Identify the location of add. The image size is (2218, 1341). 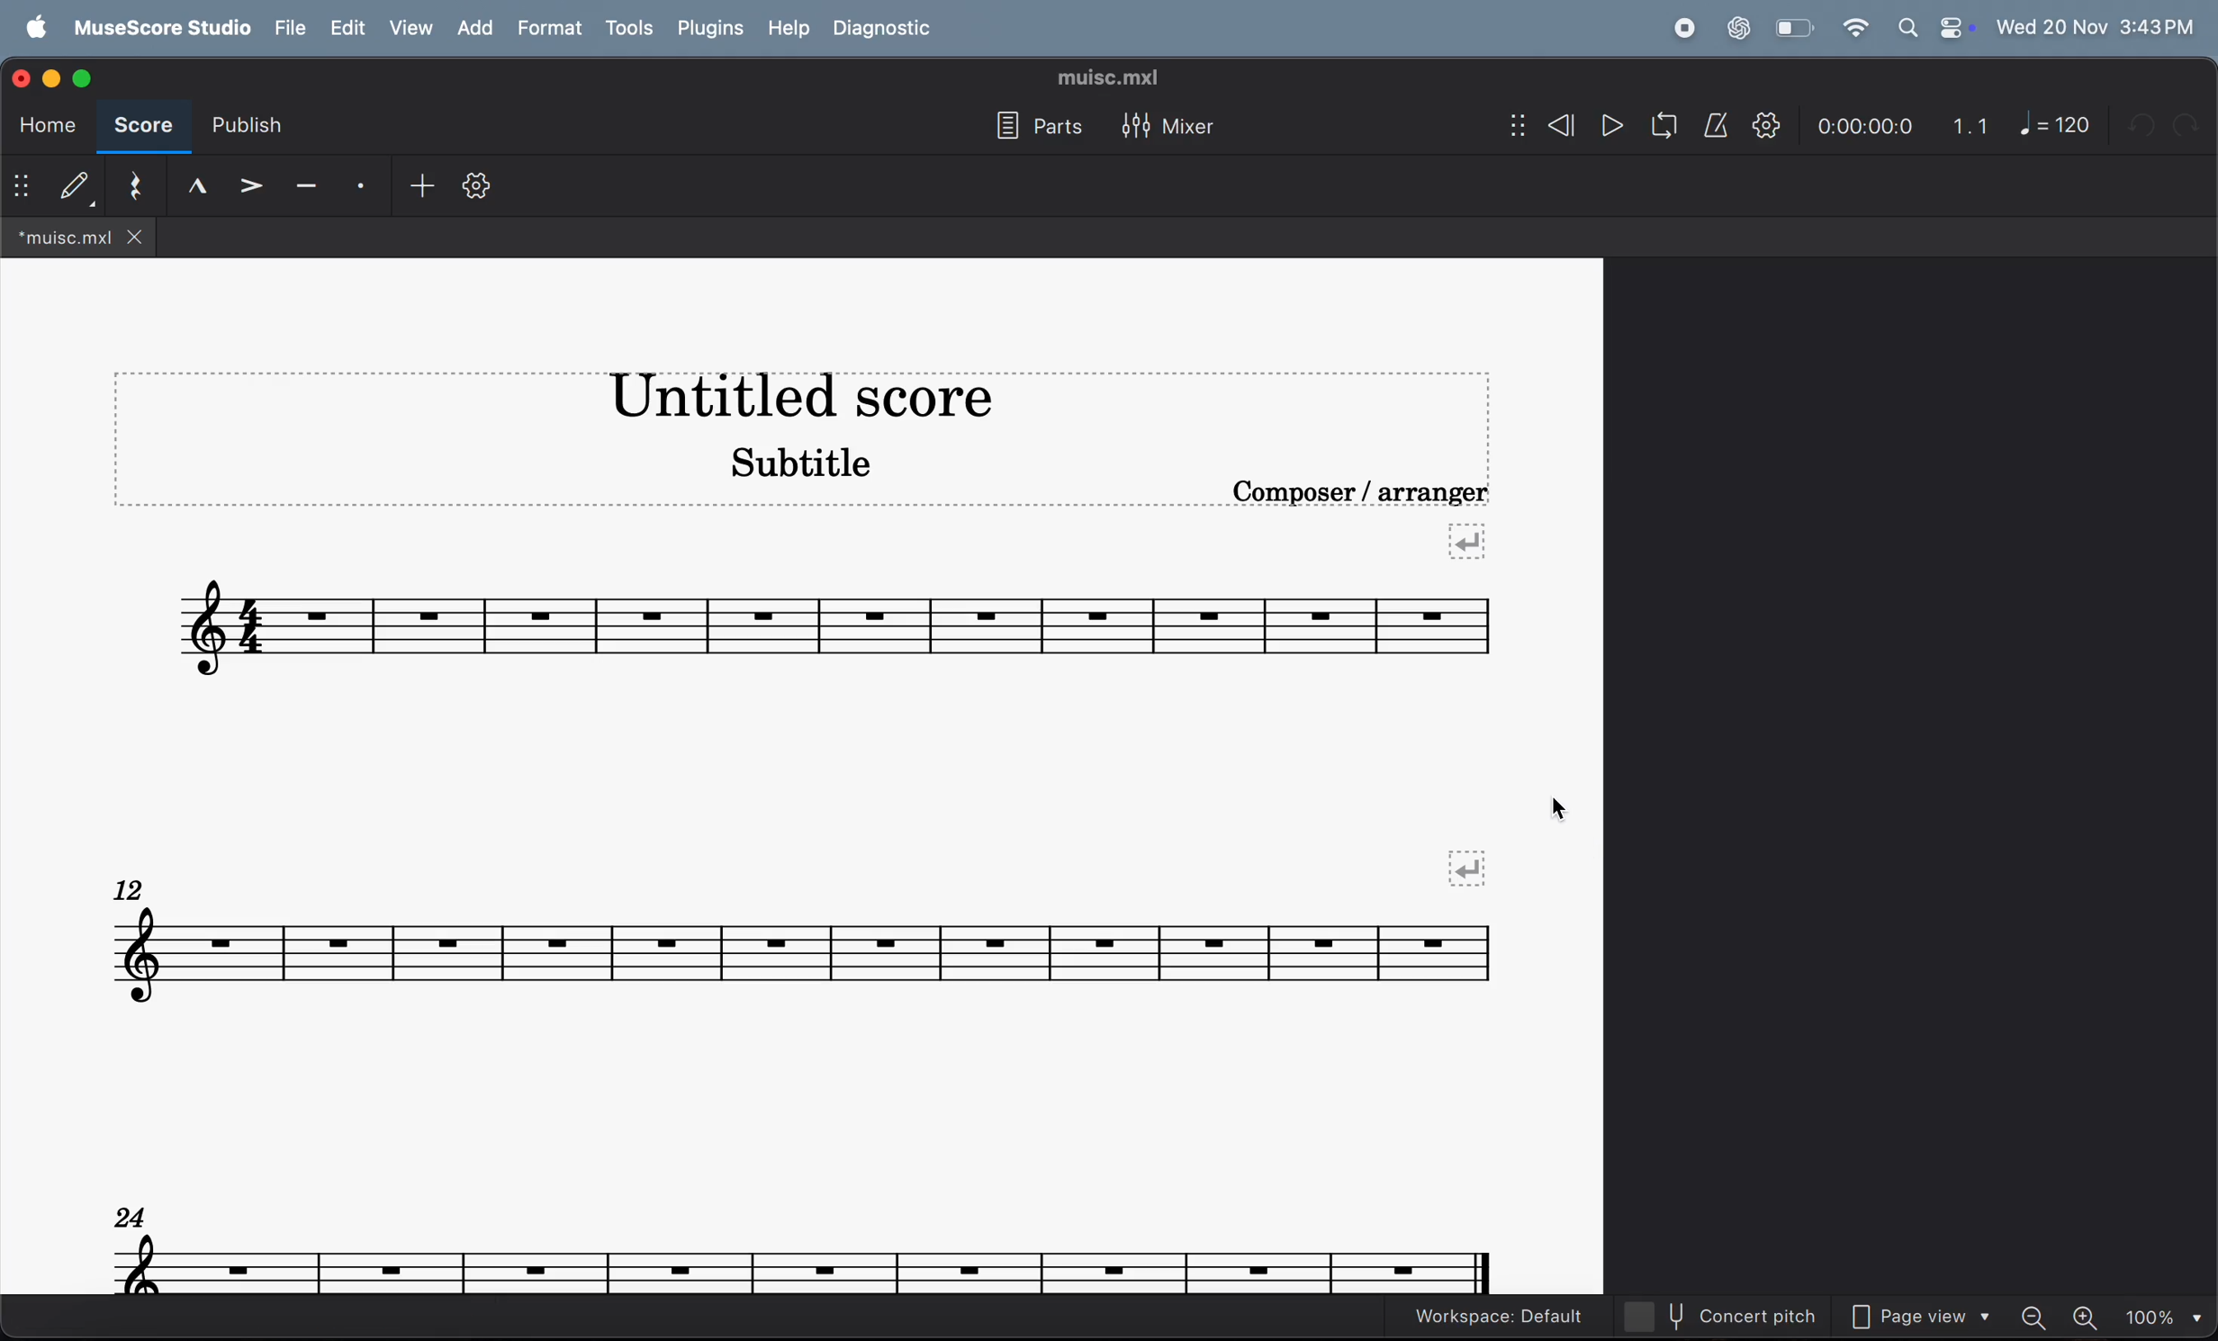
(417, 185).